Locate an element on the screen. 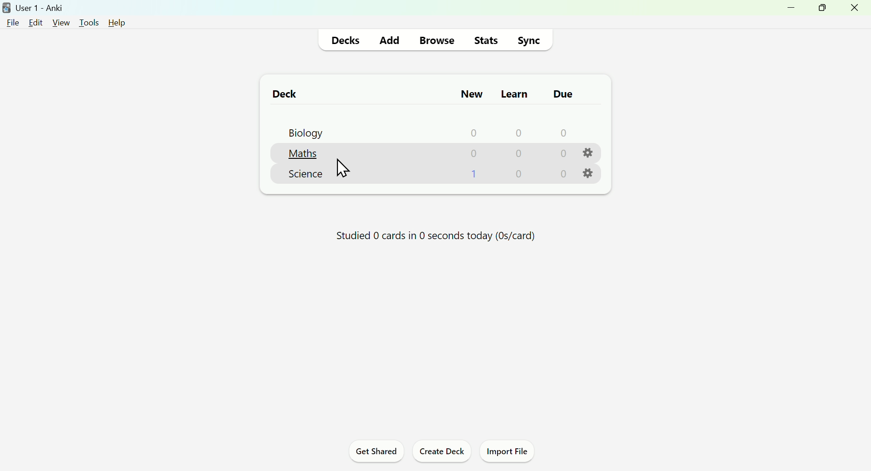 The height and width of the screenshot is (471, 871). minimize is located at coordinates (793, 10).